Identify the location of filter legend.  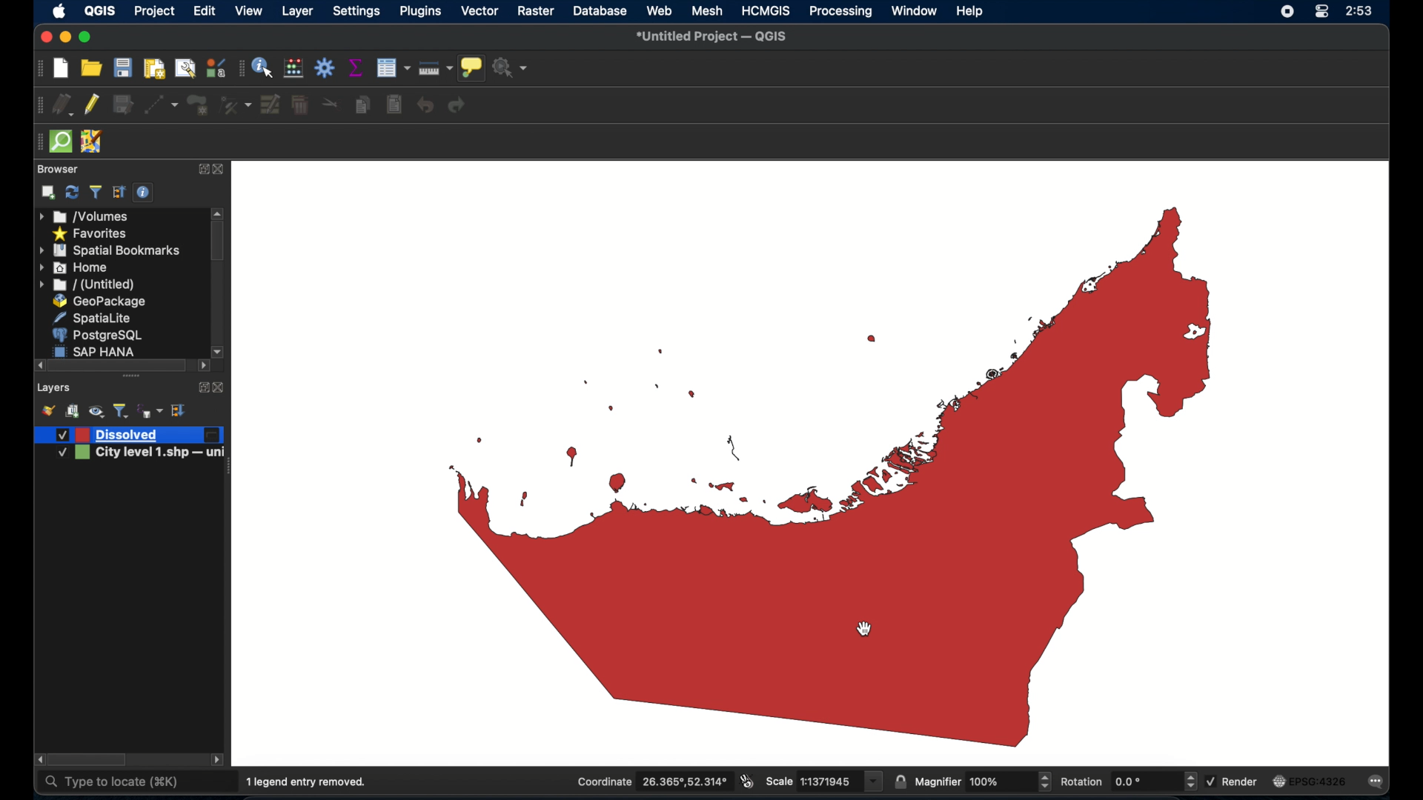
(122, 411).